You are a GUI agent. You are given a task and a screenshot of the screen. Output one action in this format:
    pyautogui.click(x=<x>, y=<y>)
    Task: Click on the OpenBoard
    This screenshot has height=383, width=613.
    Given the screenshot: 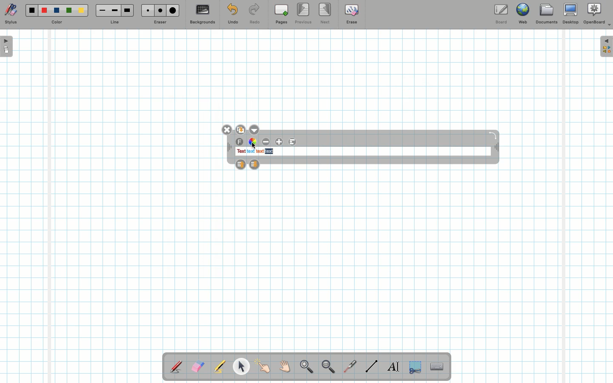 What is the action you would take?
    pyautogui.click(x=597, y=14)
    